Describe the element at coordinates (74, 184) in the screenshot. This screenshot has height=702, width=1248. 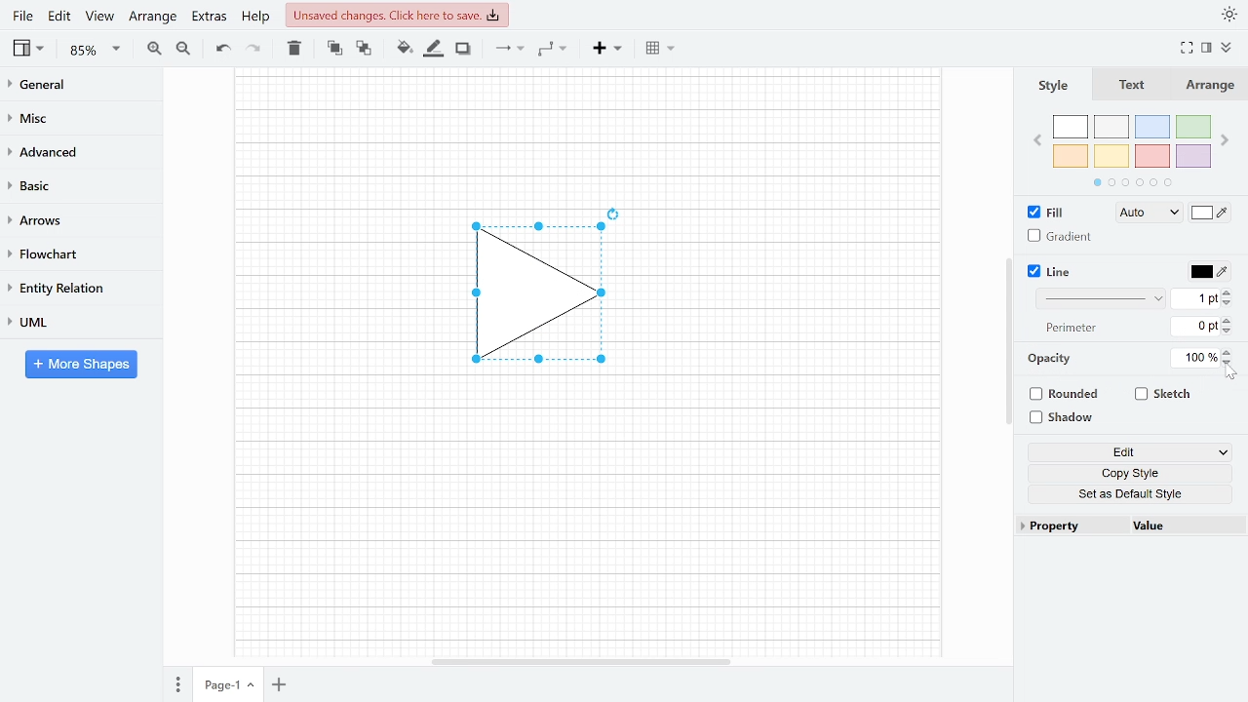
I see `basic` at that location.